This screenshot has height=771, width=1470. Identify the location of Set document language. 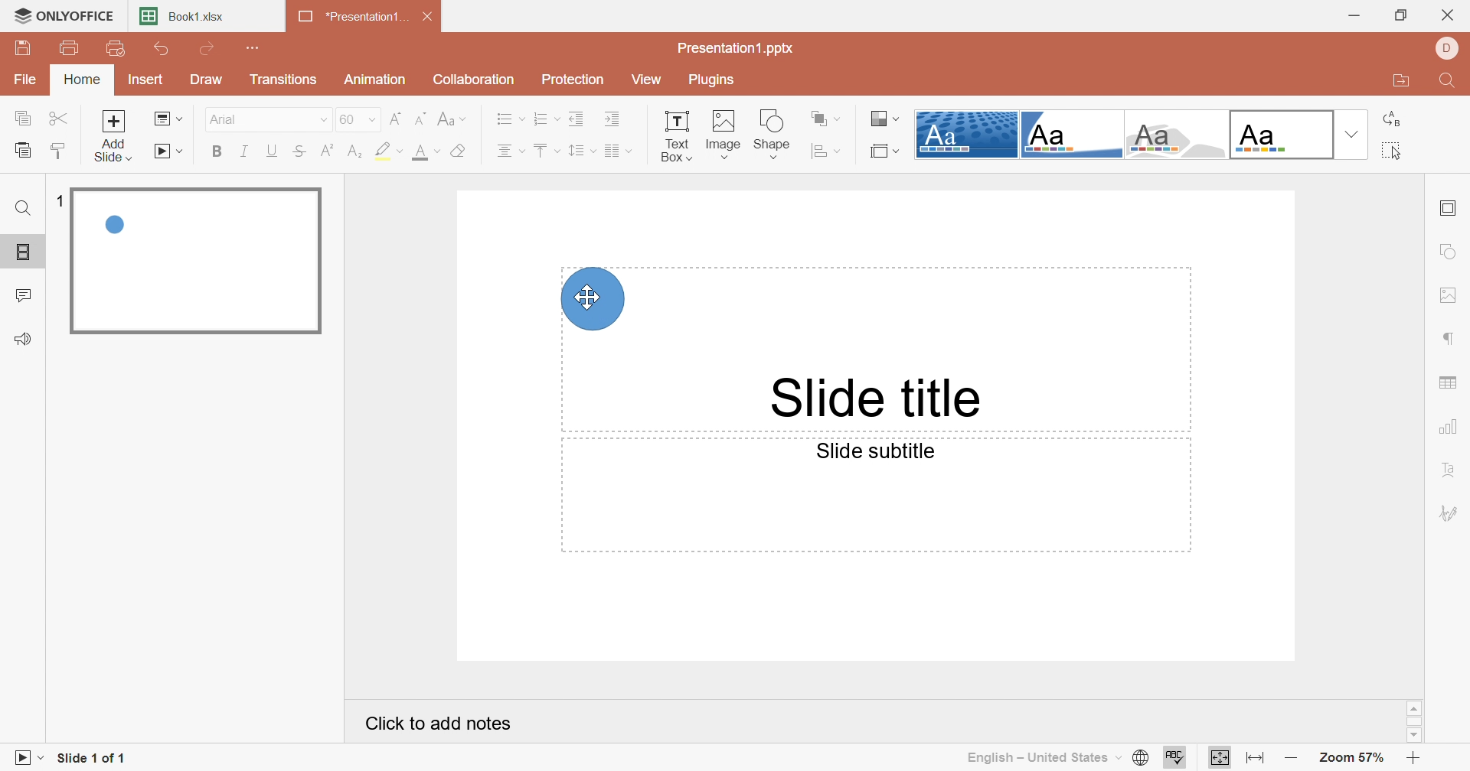
(1143, 758).